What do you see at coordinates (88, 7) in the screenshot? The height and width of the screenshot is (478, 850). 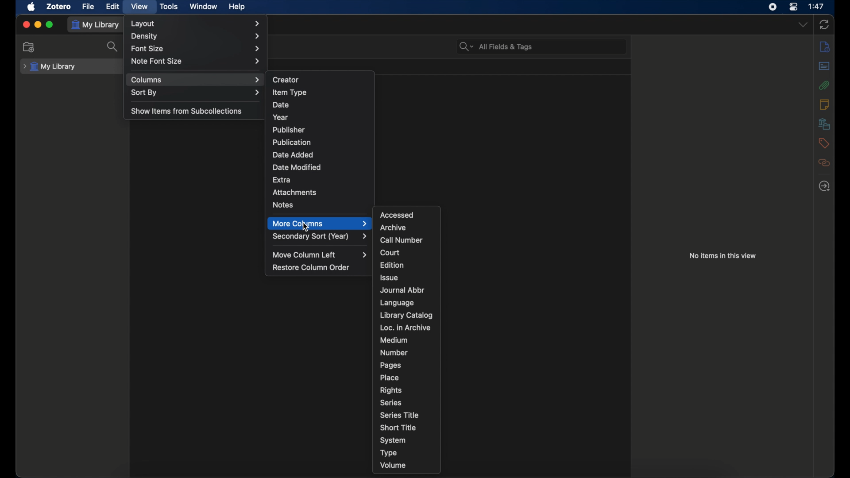 I see `file` at bounding box center [88, 7].